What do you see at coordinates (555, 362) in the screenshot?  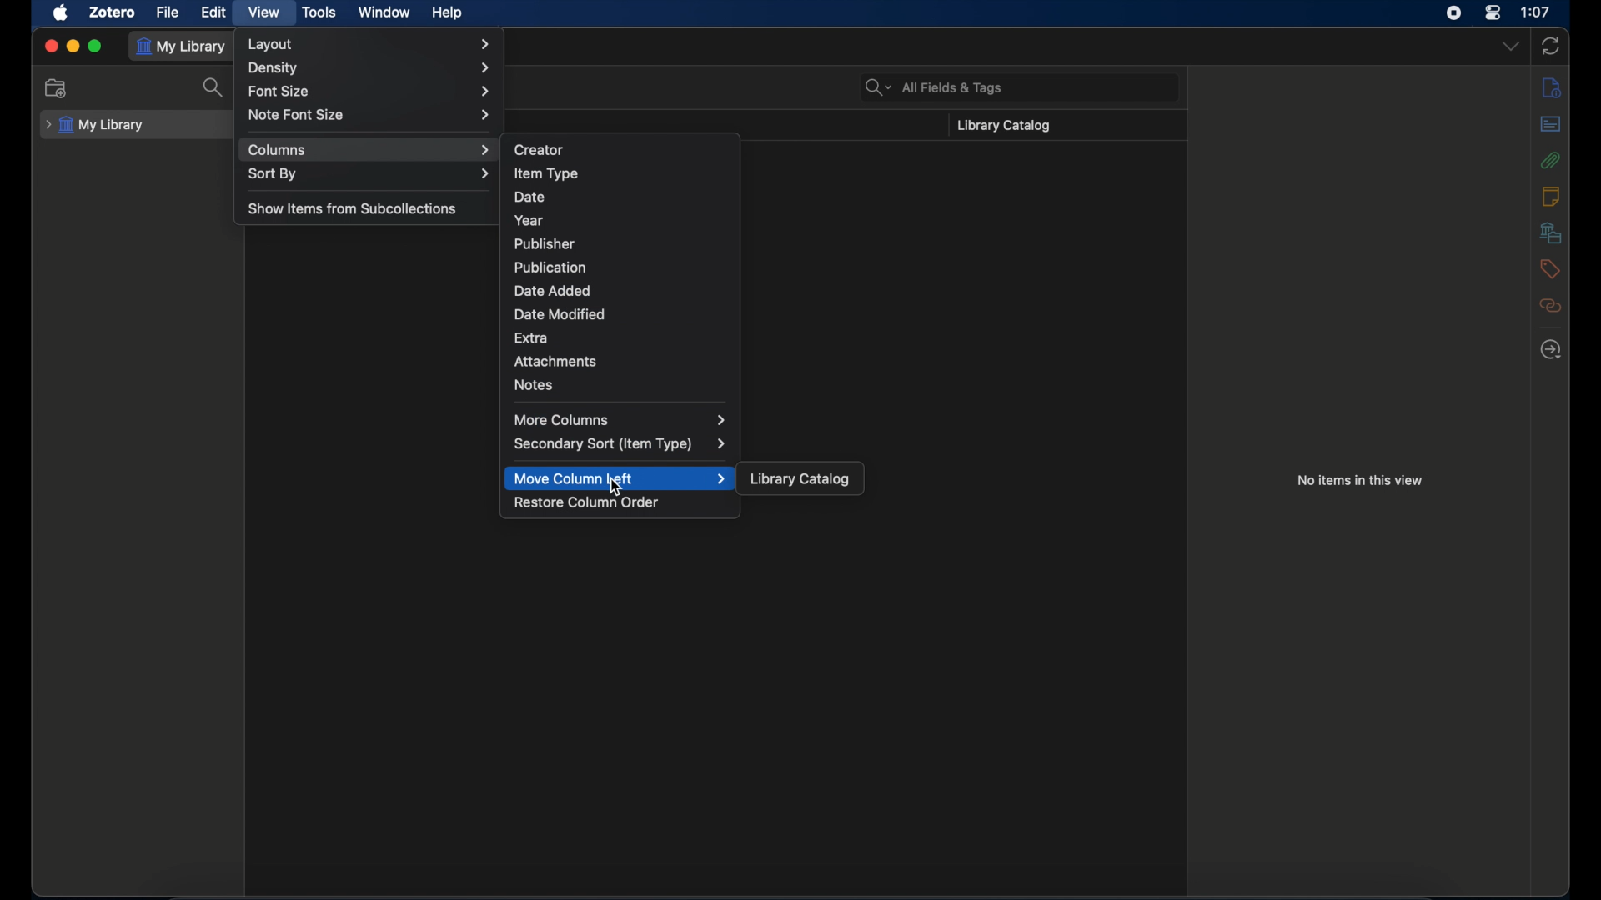 I see `attachments` at bounding box center [555, 362].